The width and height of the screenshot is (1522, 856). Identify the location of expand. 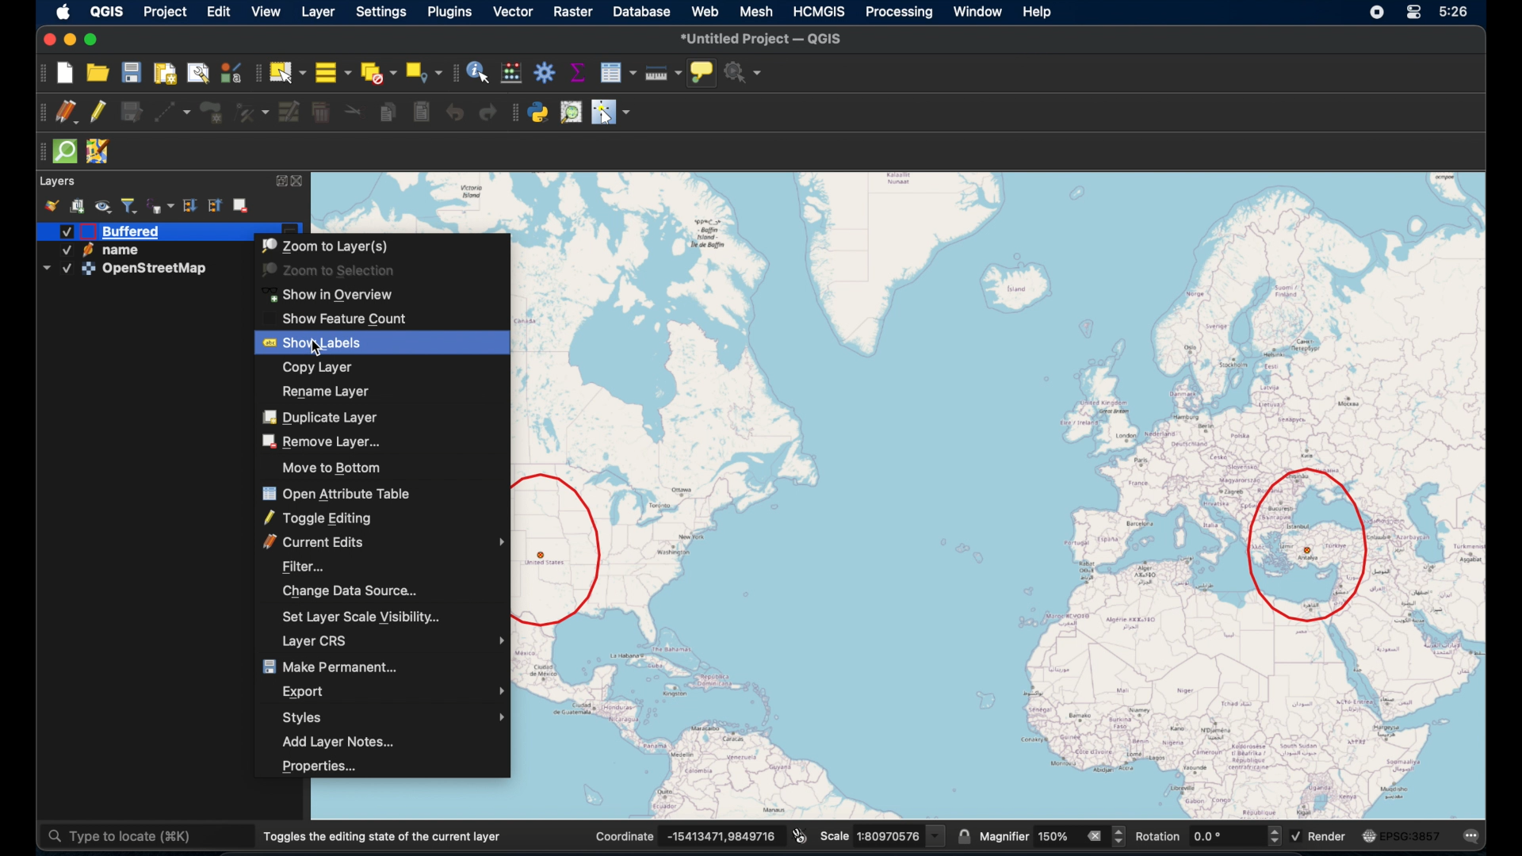
(281, 180).